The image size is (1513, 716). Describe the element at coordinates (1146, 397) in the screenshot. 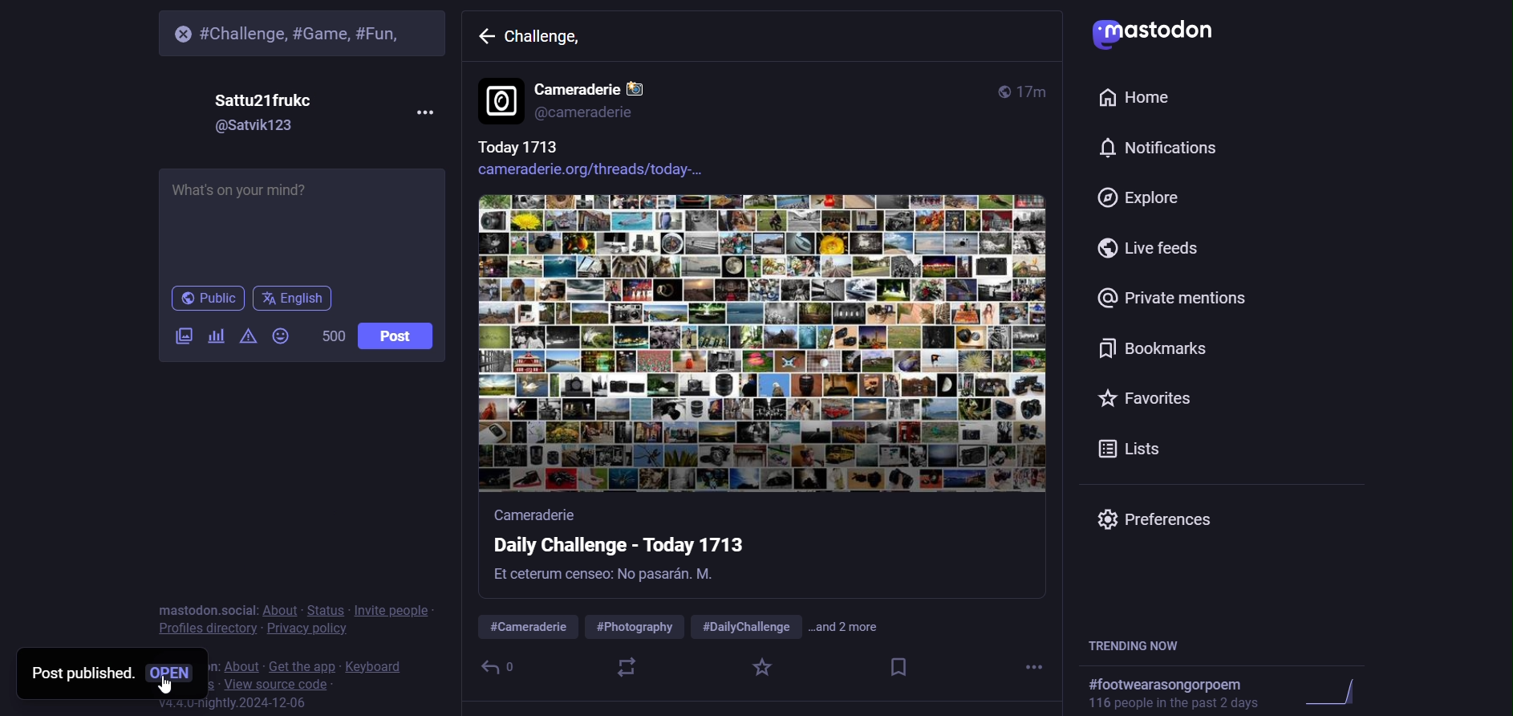

I see `favorites` at that location.